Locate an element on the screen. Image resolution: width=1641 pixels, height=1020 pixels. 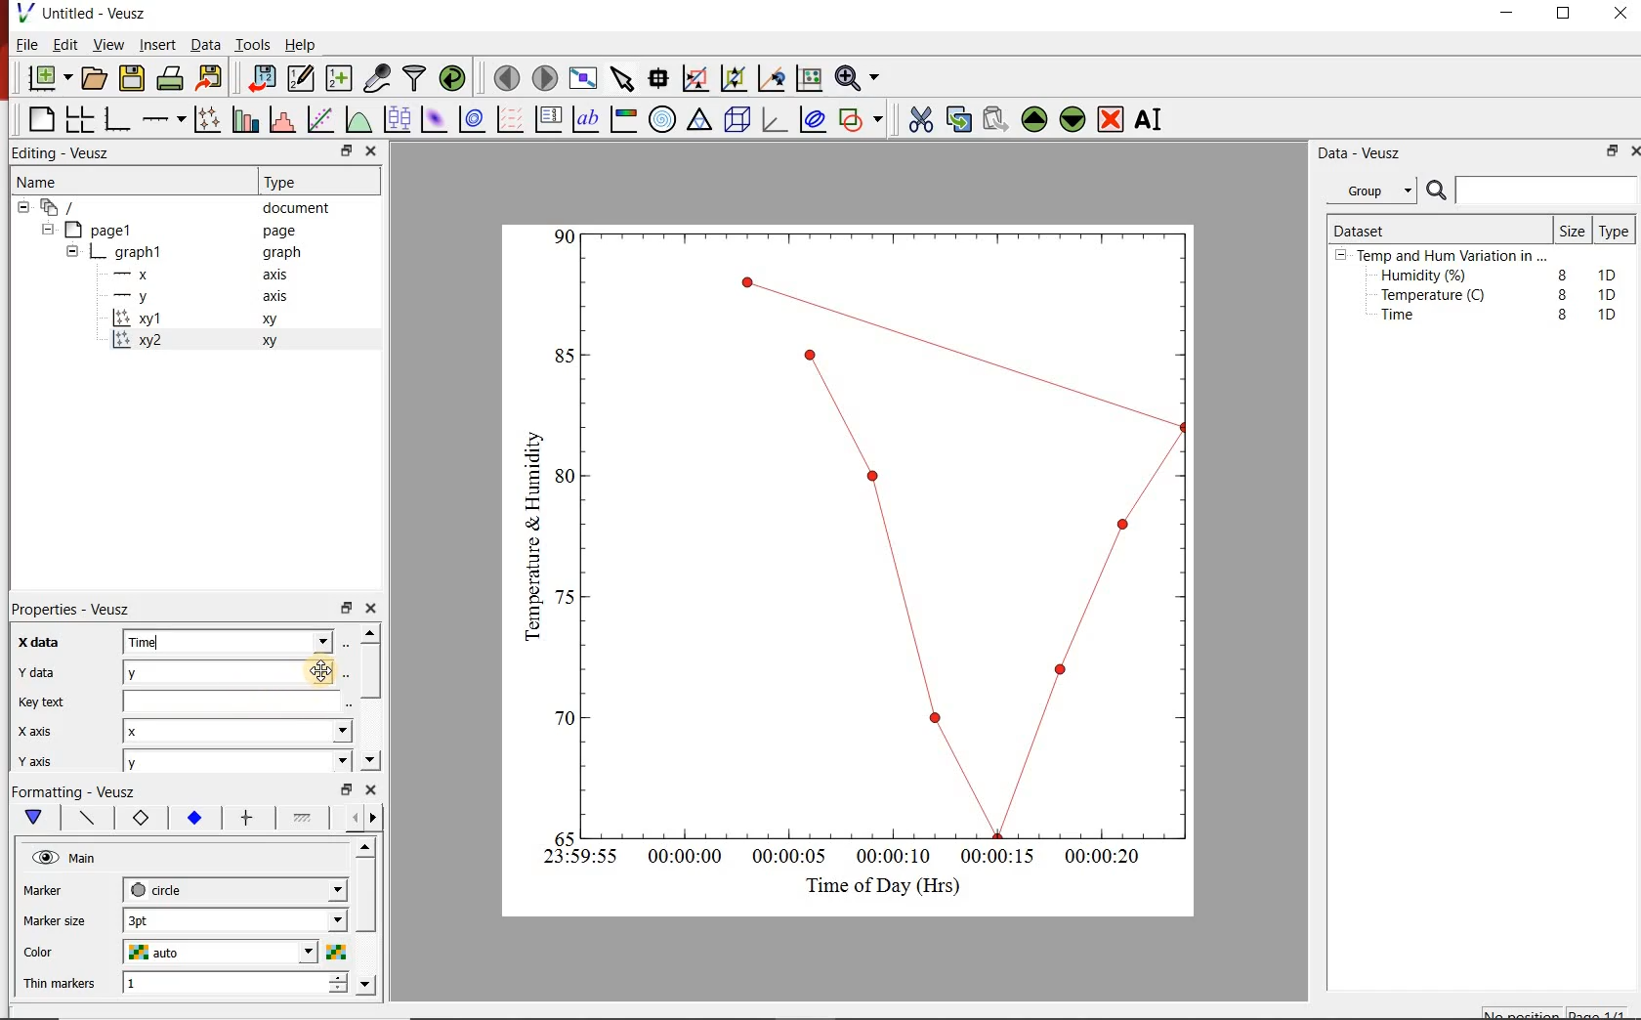
Cursor is located at coordinates (308, 671).